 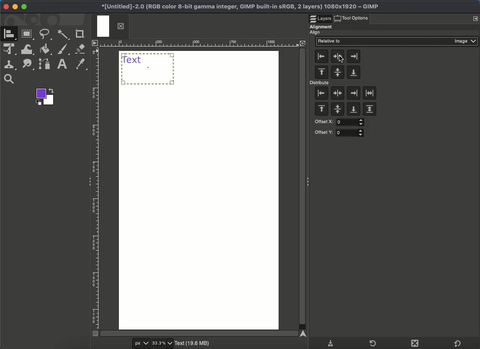 I want to click on Text(19.6 MB), so click(x=193, y=344).